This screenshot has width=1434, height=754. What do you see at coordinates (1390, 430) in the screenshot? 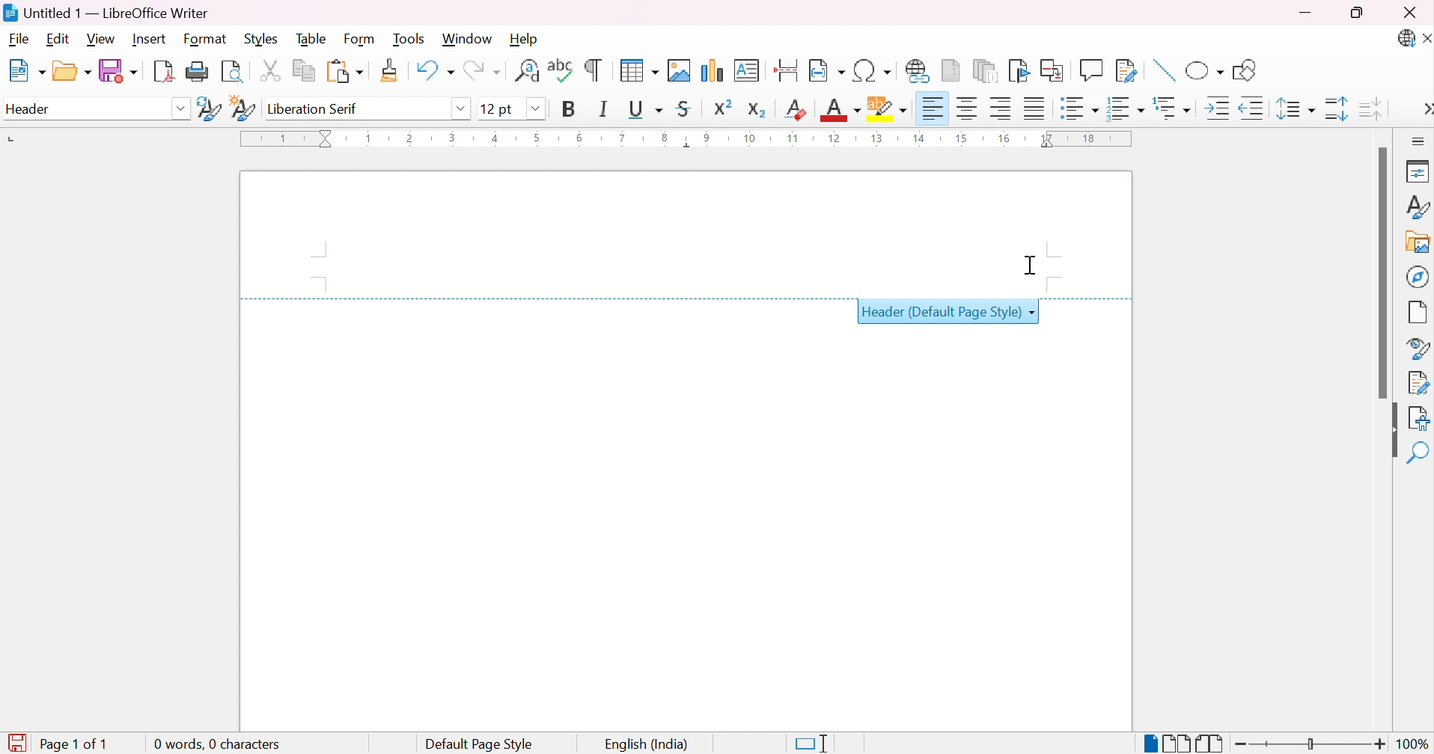
I see `Hide` at bounding box center [1390, 430].